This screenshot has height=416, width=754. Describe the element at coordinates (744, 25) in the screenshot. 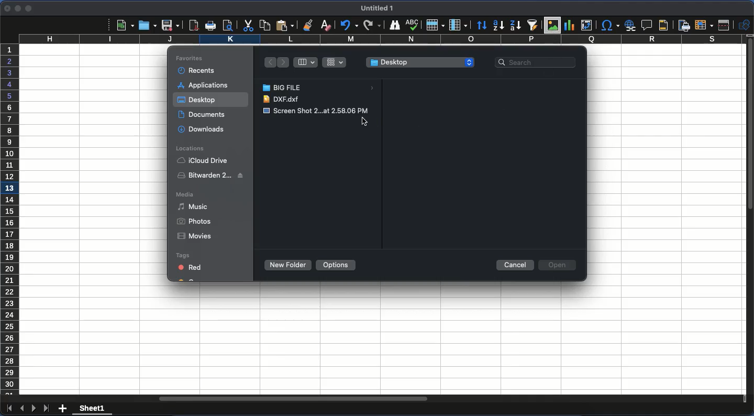

I see `show draw function` at that location.